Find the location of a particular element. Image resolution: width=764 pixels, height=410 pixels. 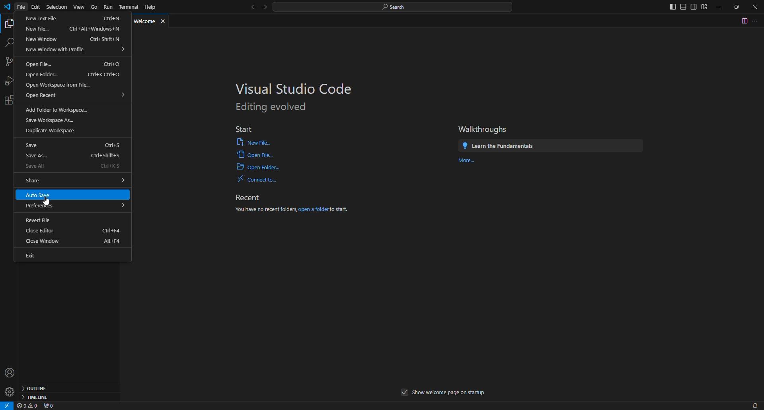

expand is located at coordinates (122, 95).